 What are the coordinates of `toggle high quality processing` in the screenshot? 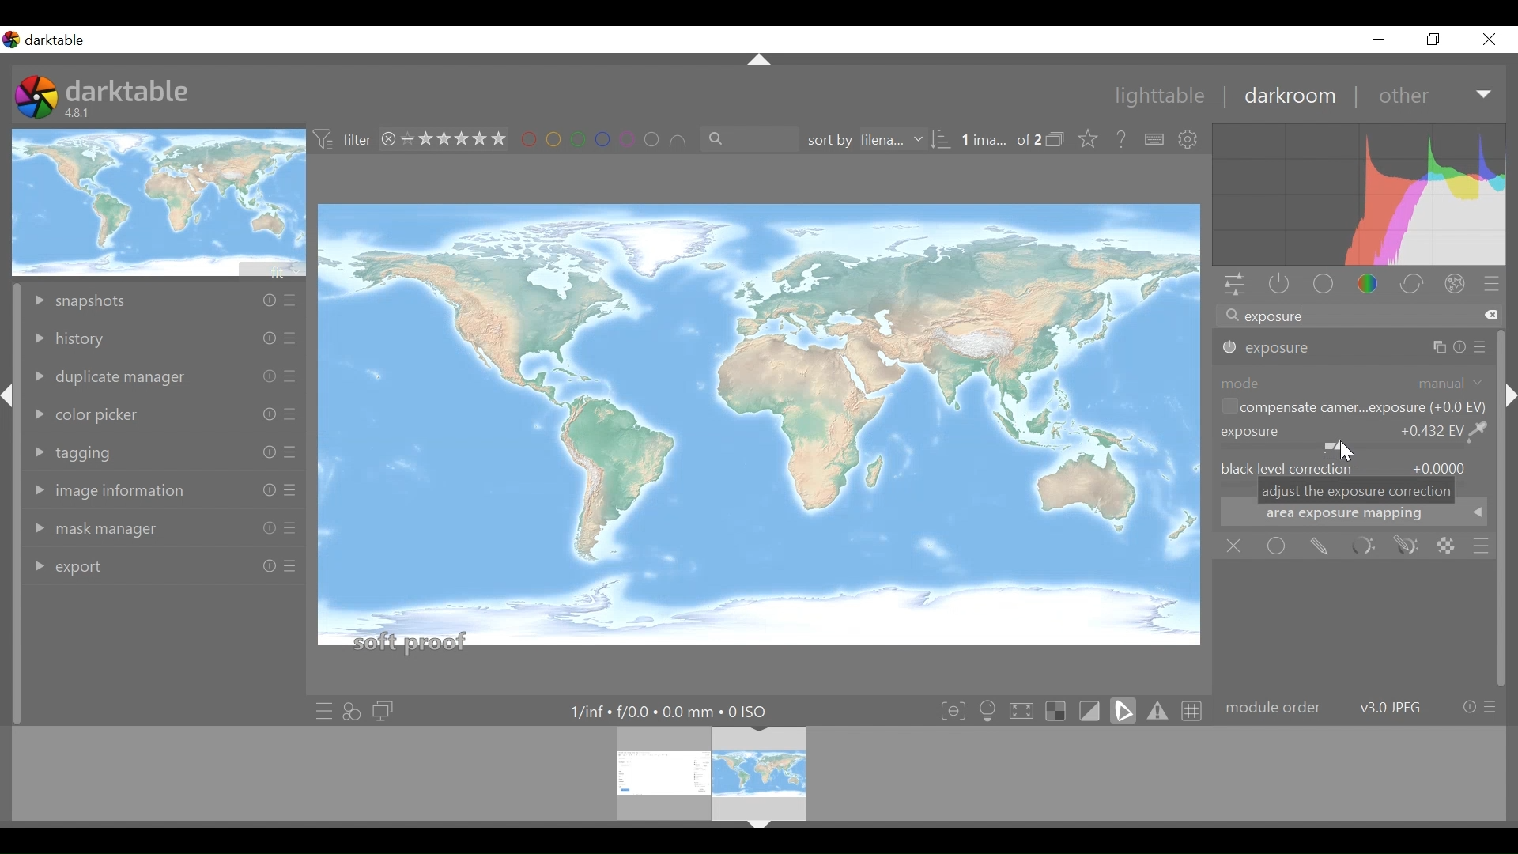 It's located at (1025, 710).